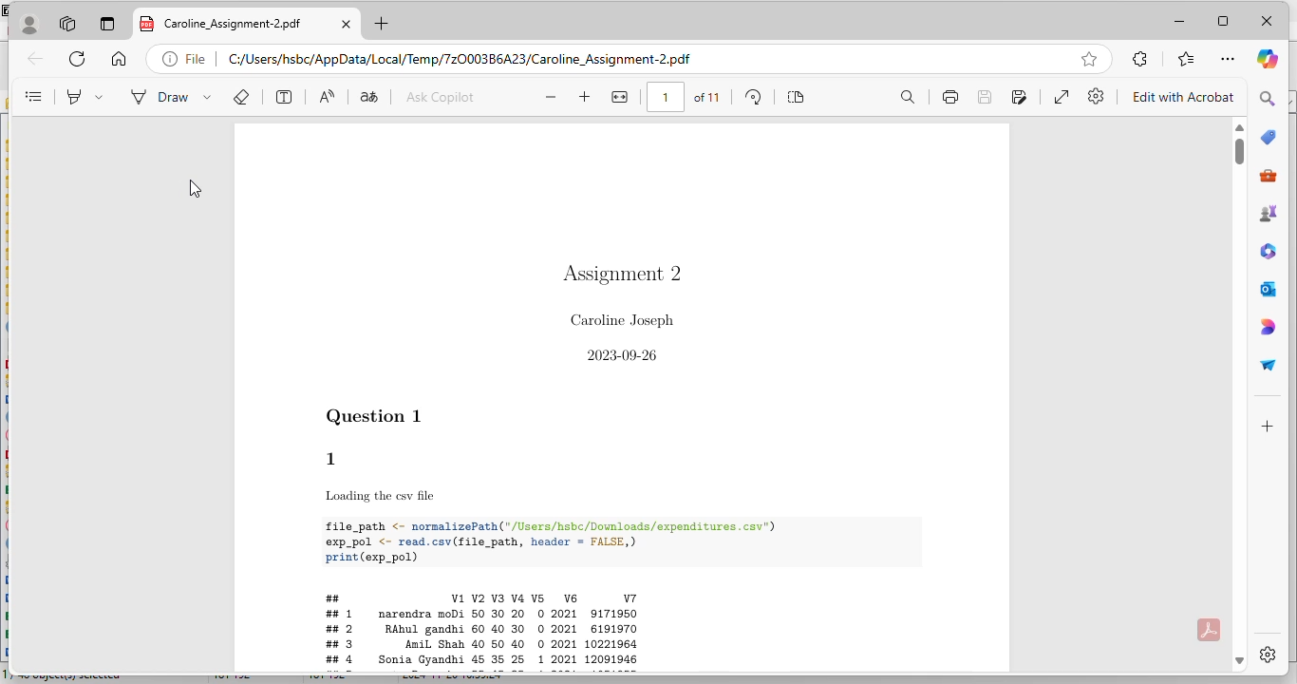 This screenshot has height=684, width=1297. What do you see at coordinates (1020, 96) in the screenshot?
I see `save as` at bounding box center [1020, 96].